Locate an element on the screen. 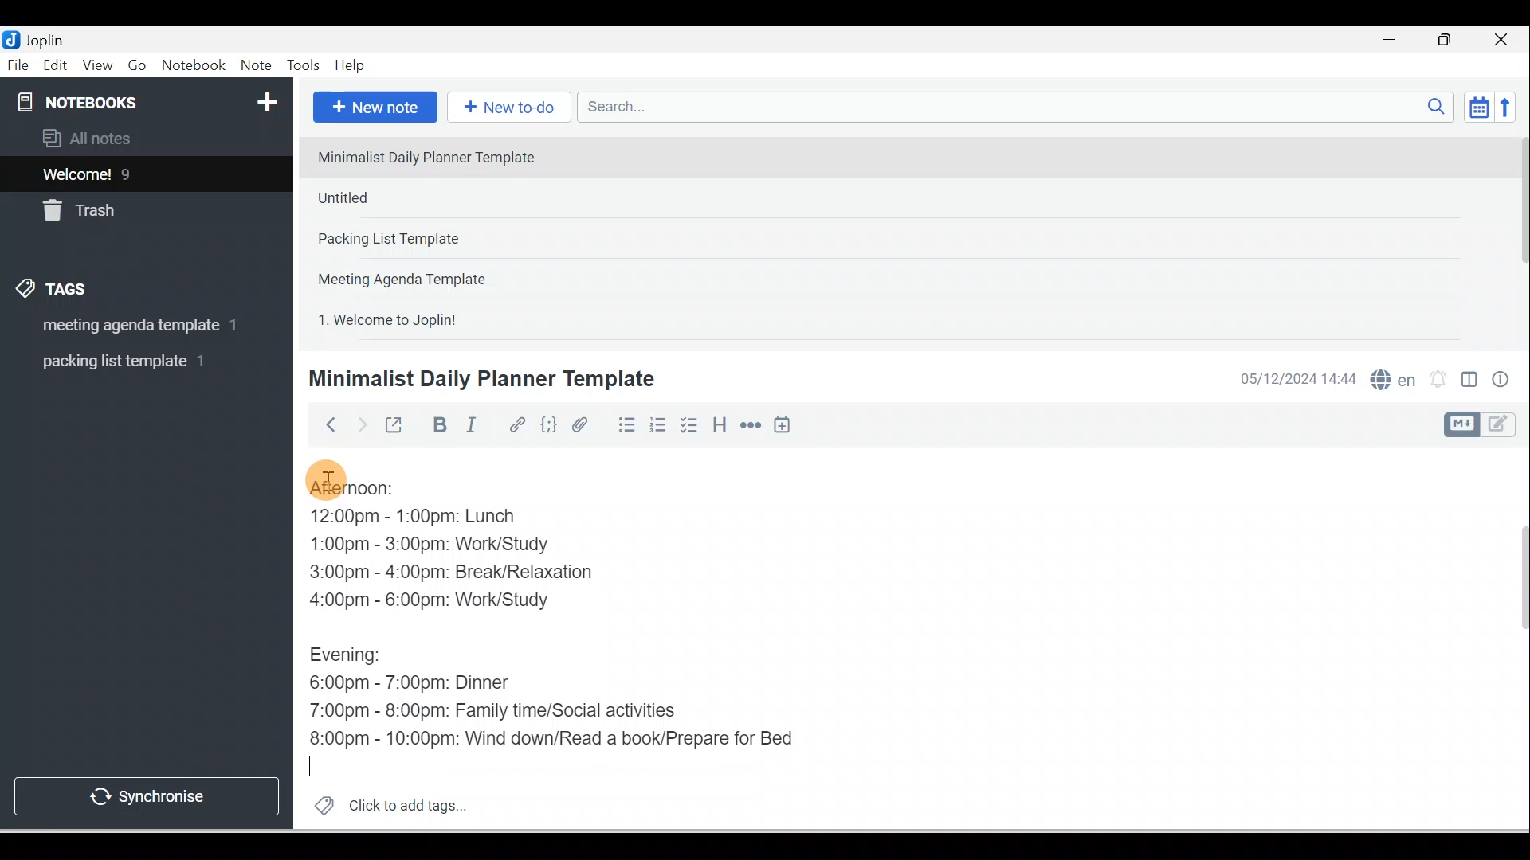 This screenshot has width=1530, height=860. Toggle editors is located at coordinates (1469, 382).